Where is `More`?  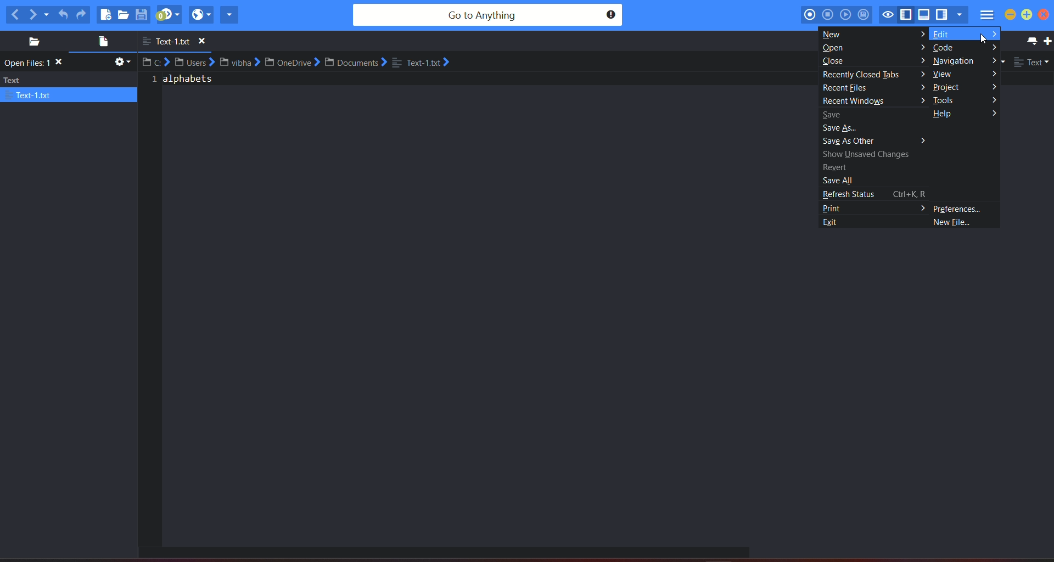
More is located at coordinates (920, 48).